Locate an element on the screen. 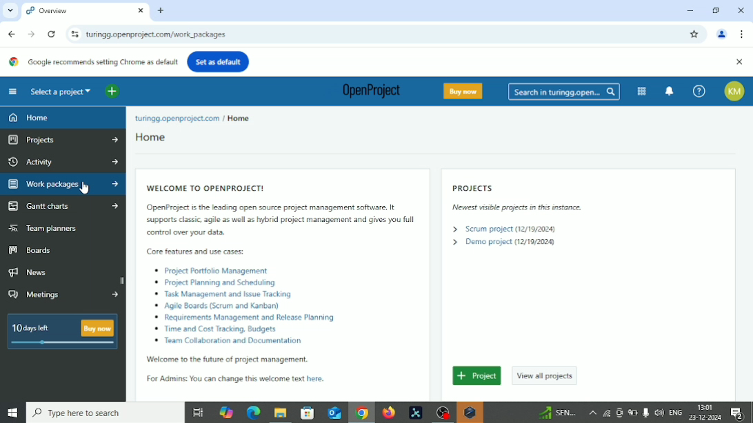  Minimize is located at coordinates (689, 10).